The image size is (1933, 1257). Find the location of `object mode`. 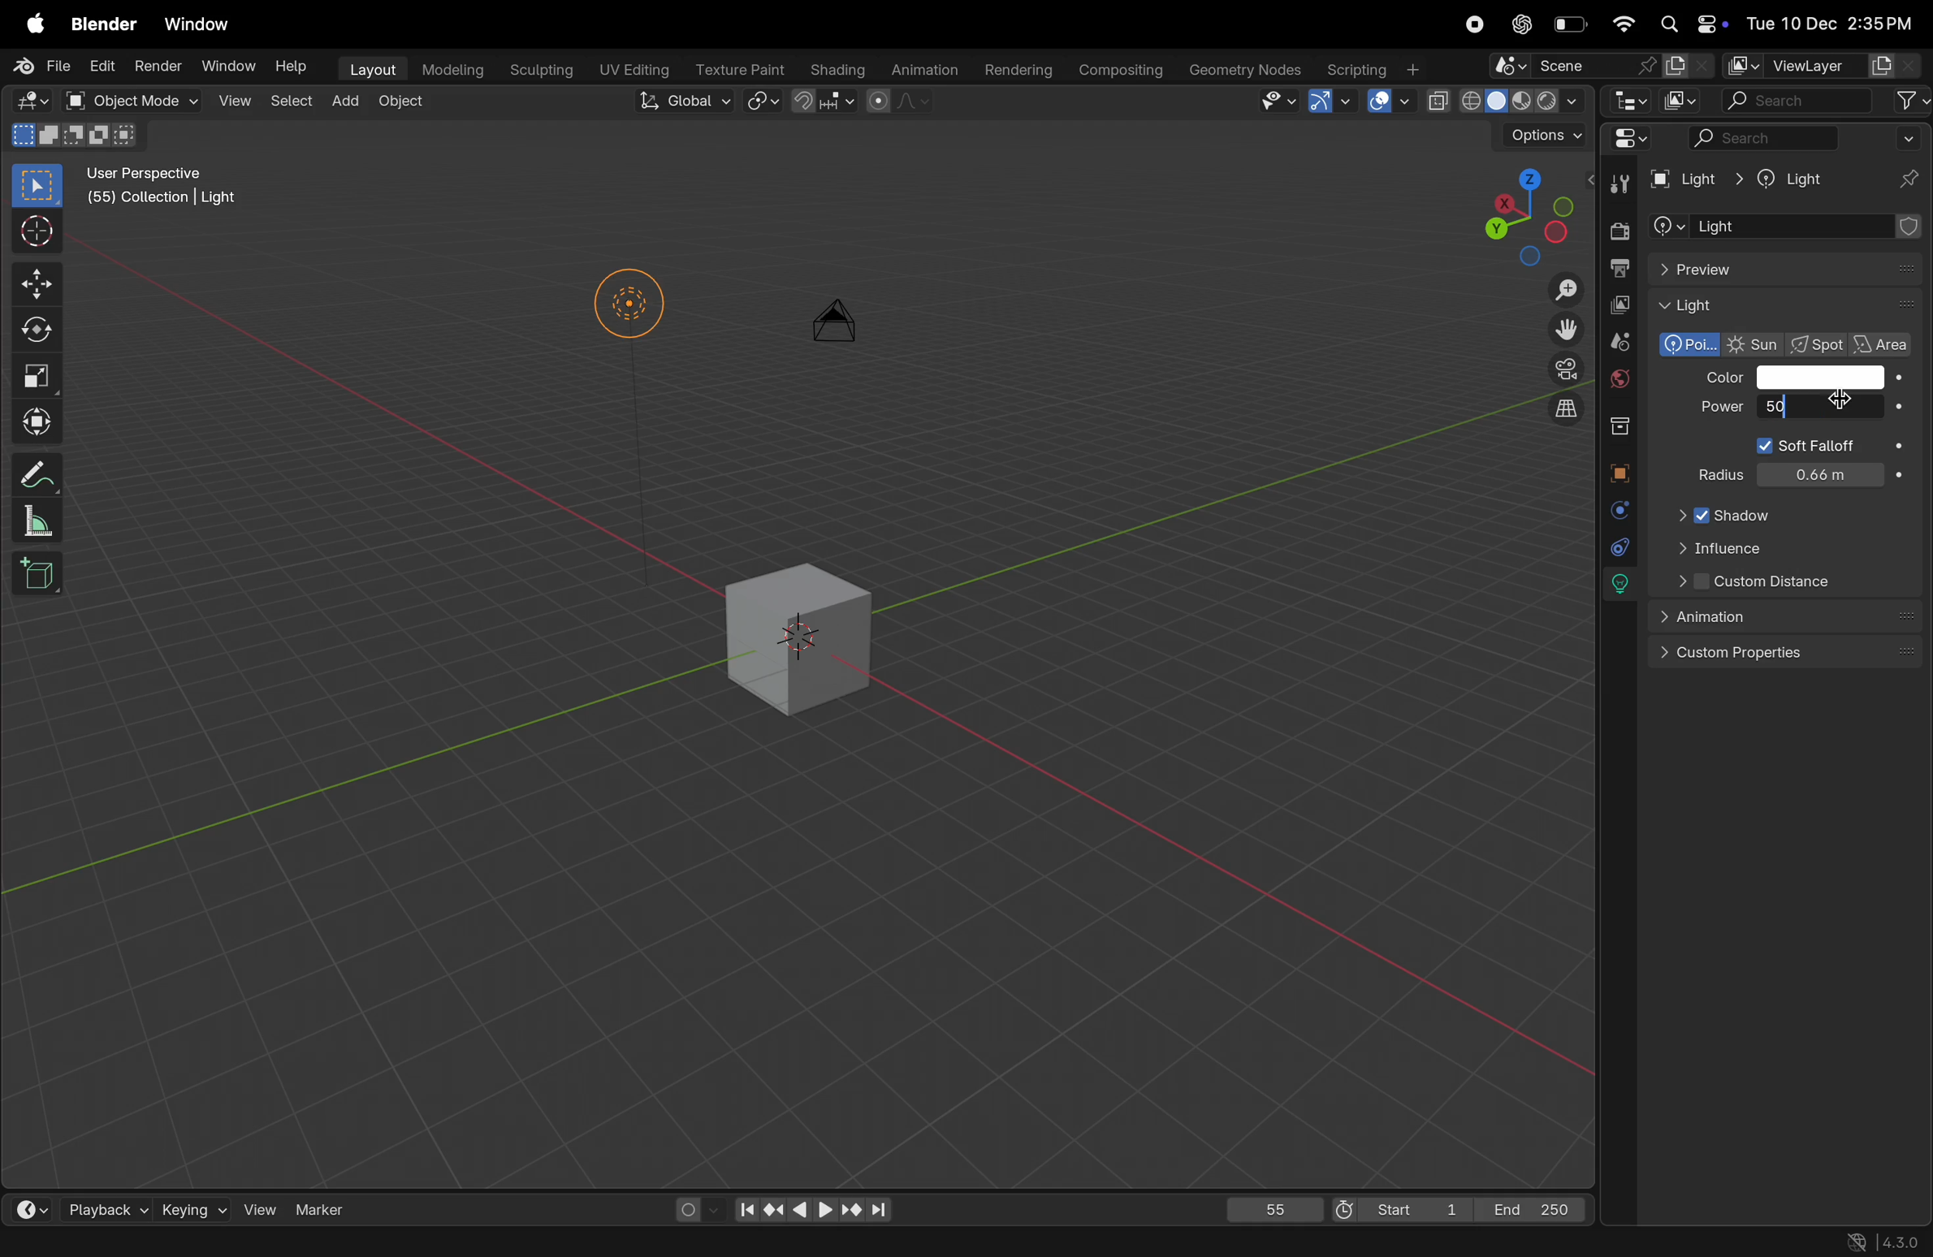

object mode is located at coordinates (131, 100).